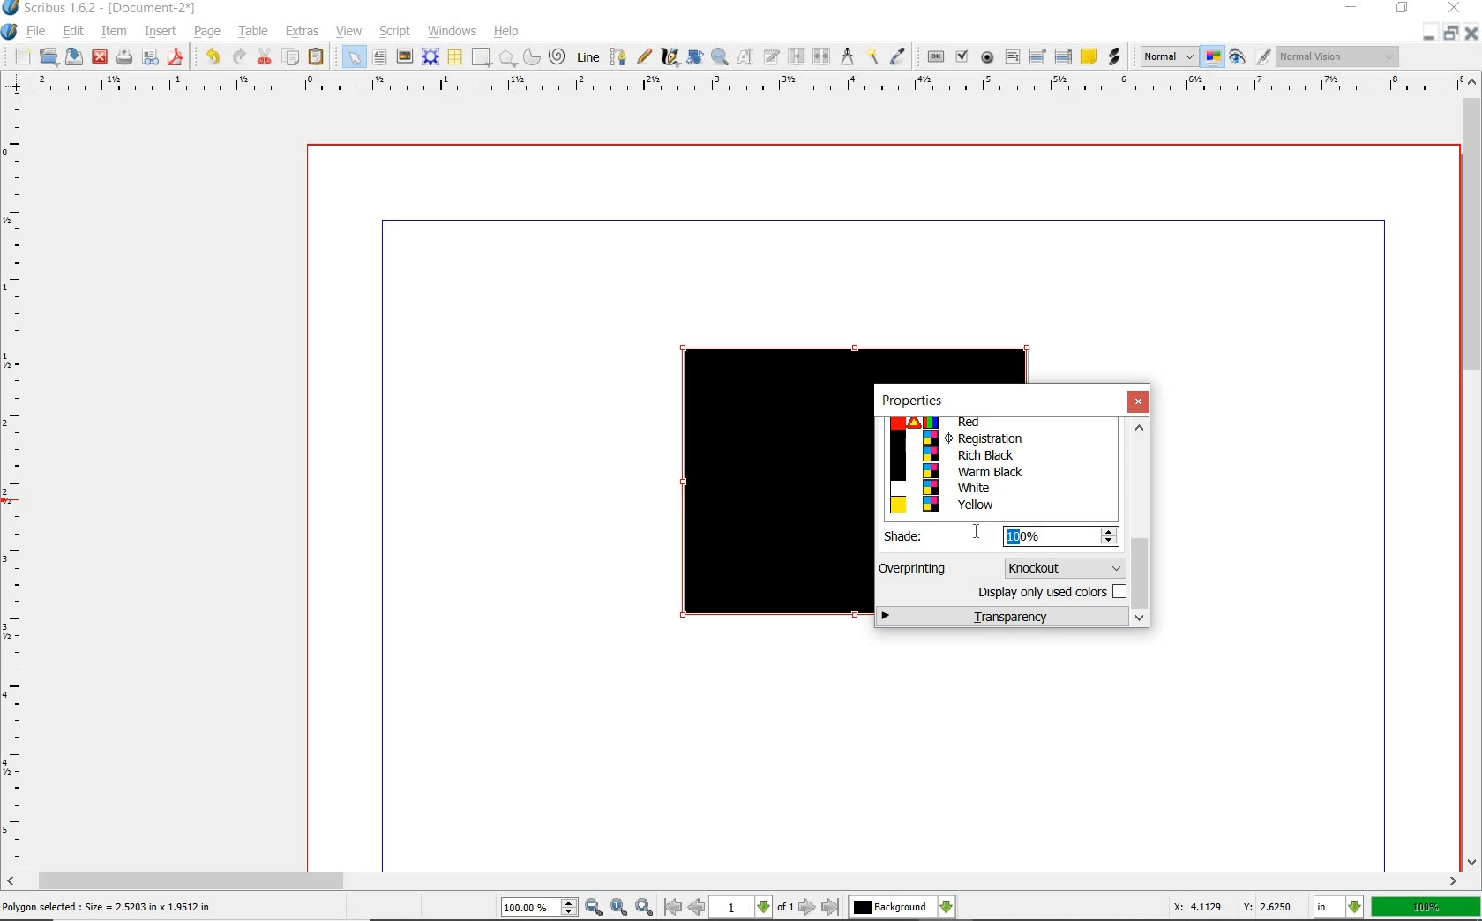 The width and height of the screenshot is (1482, 921). What do you see at coordinates (539, 909) in the screenshot?
I see `select current zoom level` at bounding box center [539, 909].